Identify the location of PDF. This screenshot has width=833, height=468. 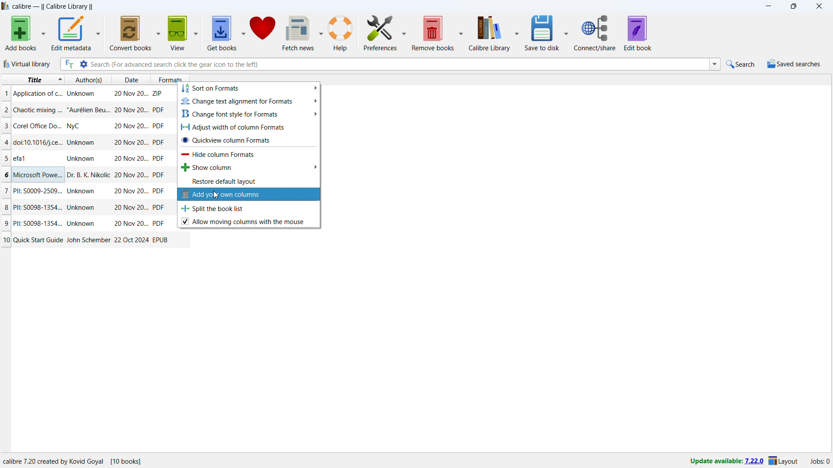
(160, 208).